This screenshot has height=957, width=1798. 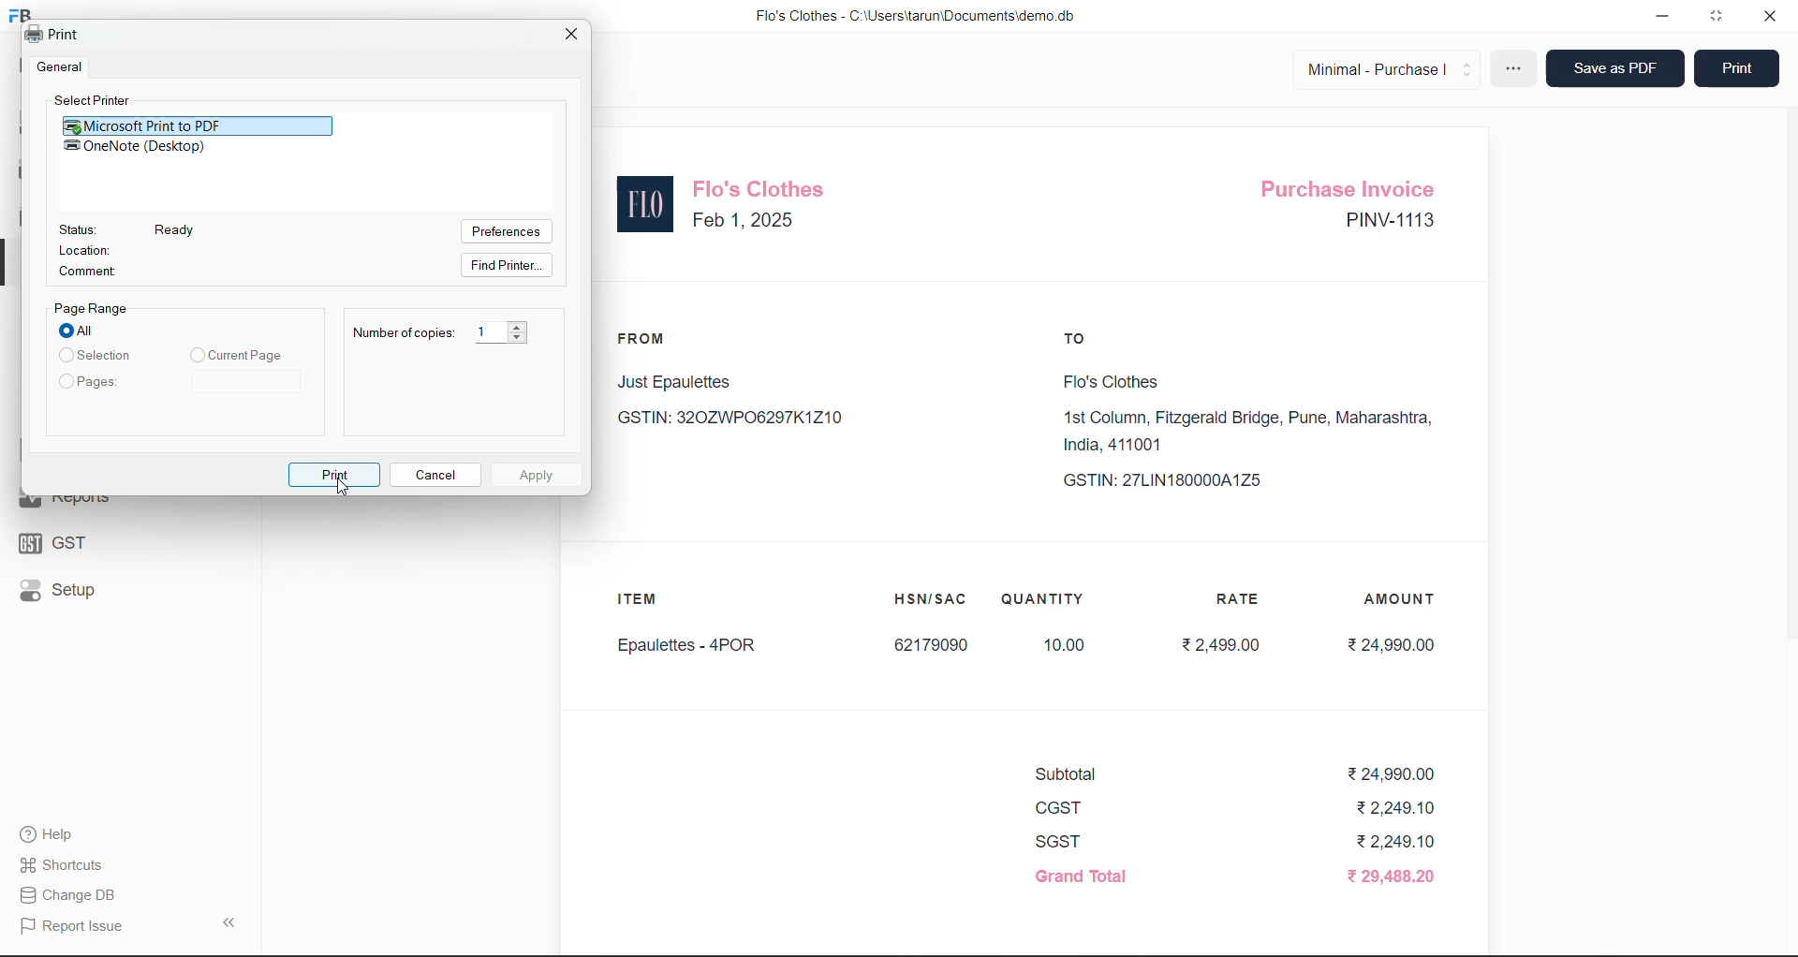 What do you see at coordinates (51, 37) in the screenshot?
I see ` Print` at bounding box center [51, 37].